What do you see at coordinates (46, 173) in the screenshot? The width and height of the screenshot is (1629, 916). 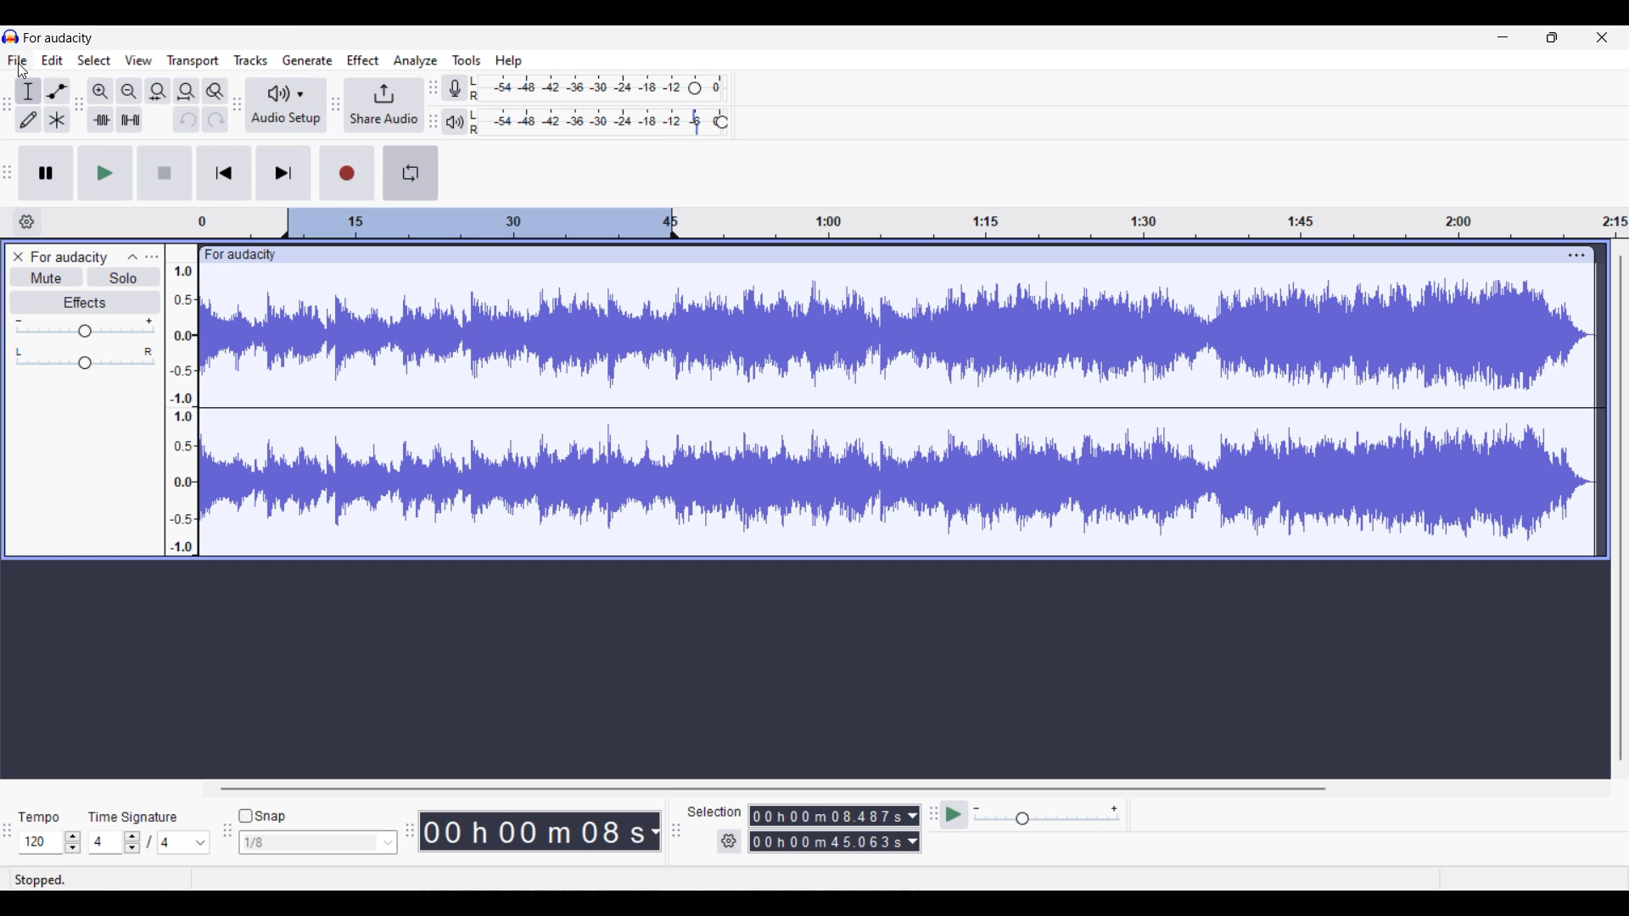 I see `Pause` at bounding box center [46, 173].